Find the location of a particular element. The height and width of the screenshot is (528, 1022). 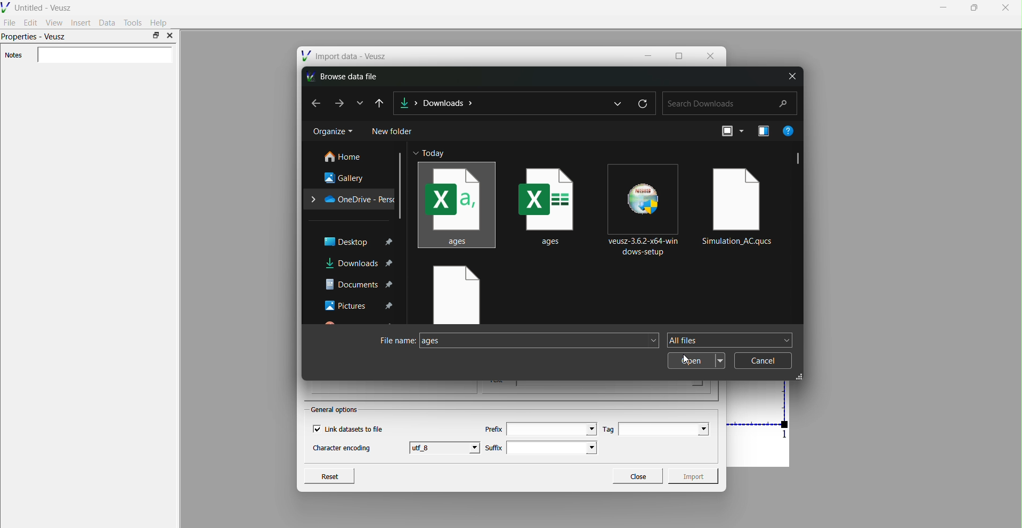

Tag field is located at coordinates (664, 429).